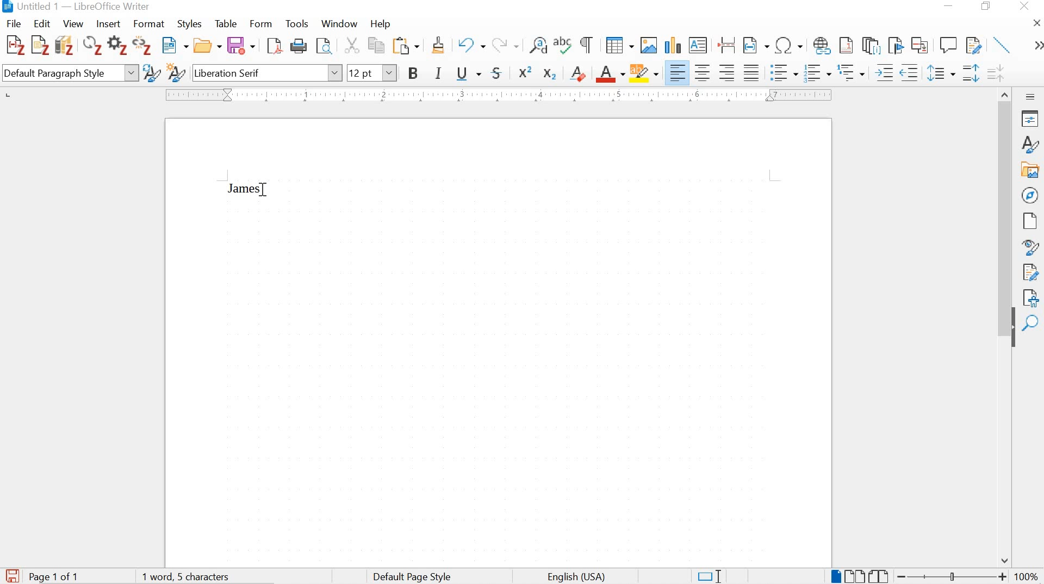 The width and height of the screenshot is (1044, 584). I want to click on increase paragraph spacing, so click(970, 74).